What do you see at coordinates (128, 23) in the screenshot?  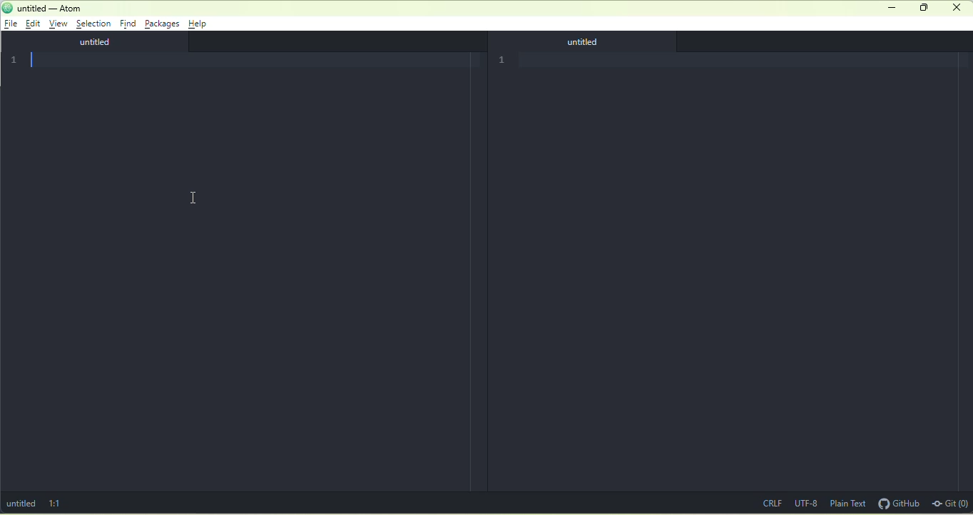 I see `find` at bounding box center [128, 23].